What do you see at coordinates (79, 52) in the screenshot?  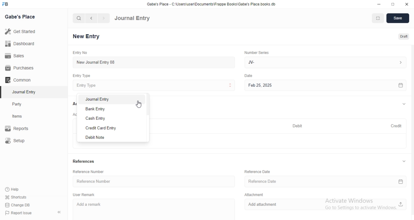 I see `Entry No` at bounding box center [79, 52].